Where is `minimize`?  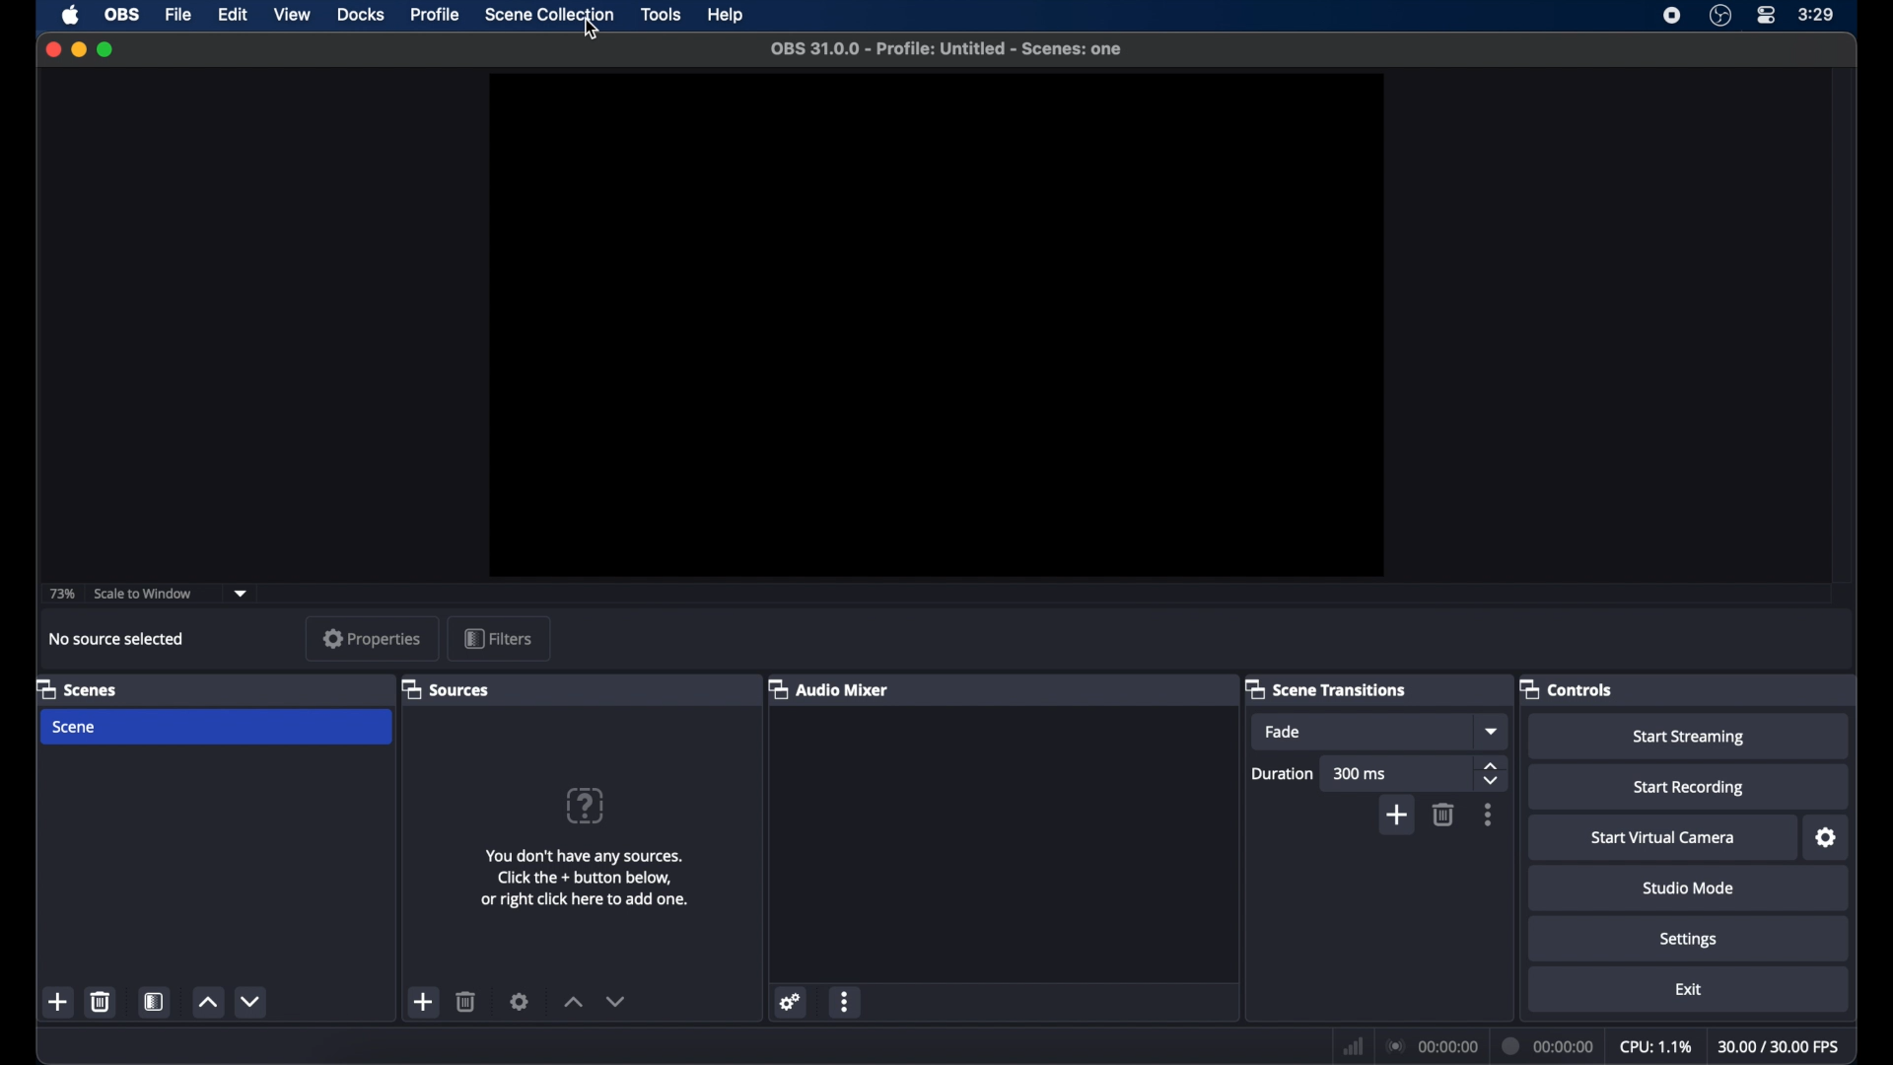 minimize is located at coordinates (78, 49).